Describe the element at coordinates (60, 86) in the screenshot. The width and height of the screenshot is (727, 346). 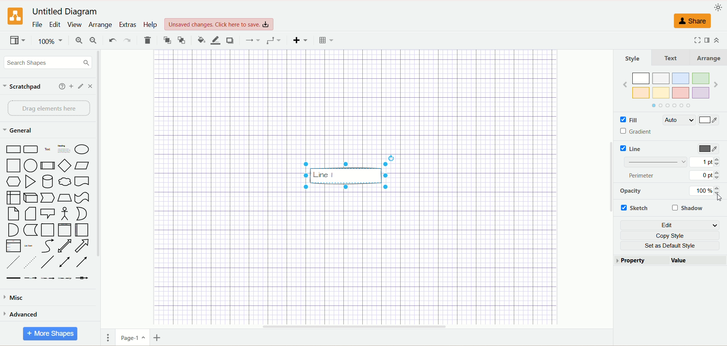
I see `add` at that location.